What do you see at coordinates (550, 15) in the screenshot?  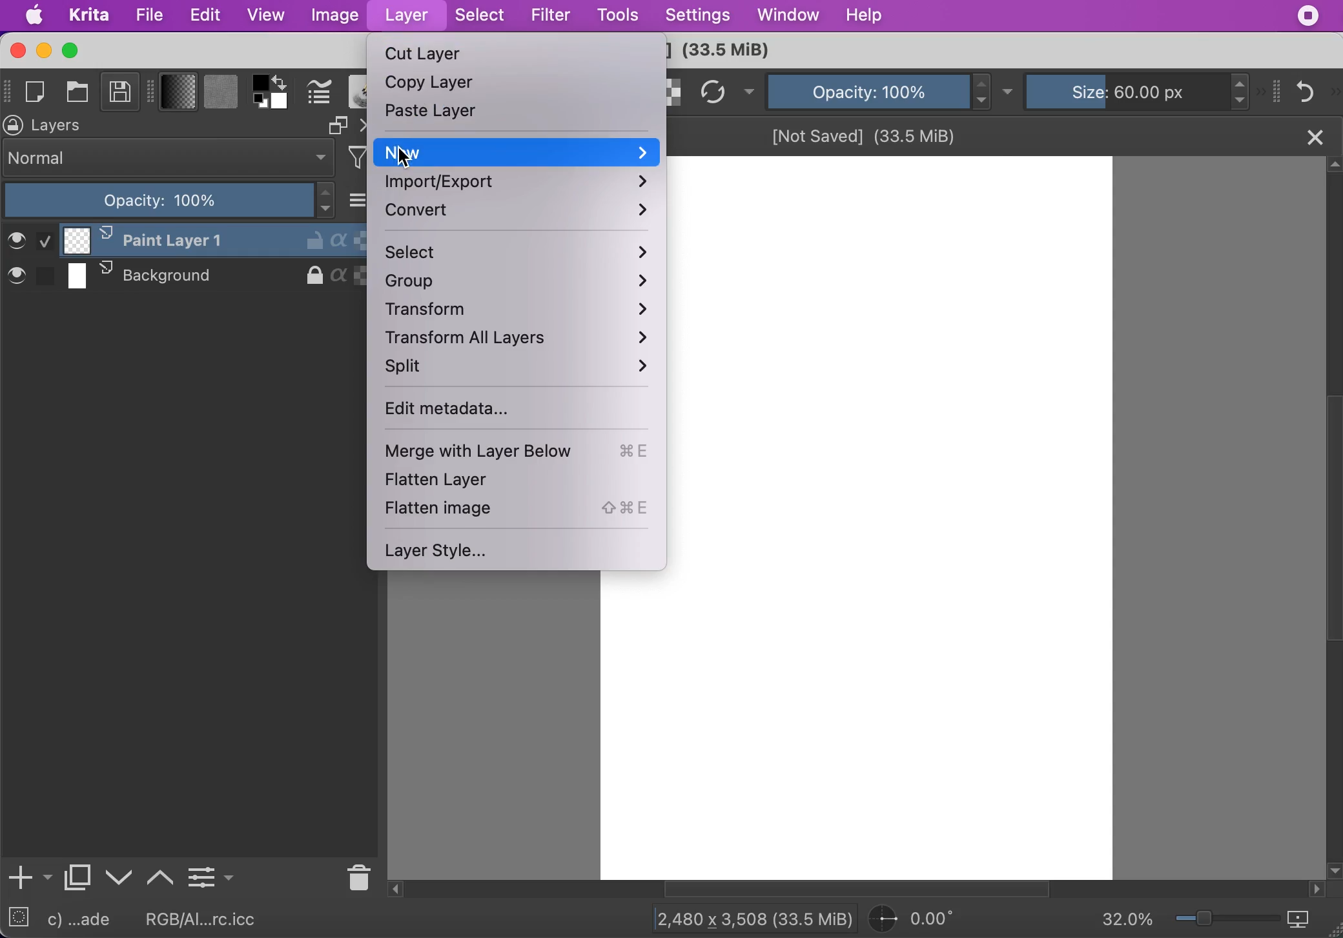 I see `filter` at bounding box center [550, 15].